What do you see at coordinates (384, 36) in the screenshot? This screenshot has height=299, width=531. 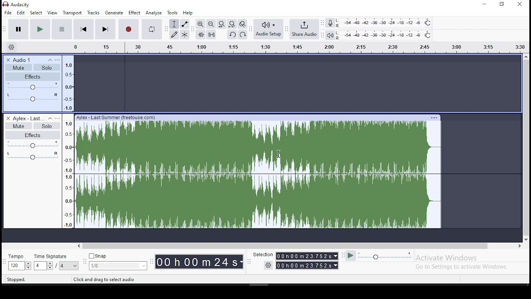 I see `playback meter` at bounding box center [384, 36].